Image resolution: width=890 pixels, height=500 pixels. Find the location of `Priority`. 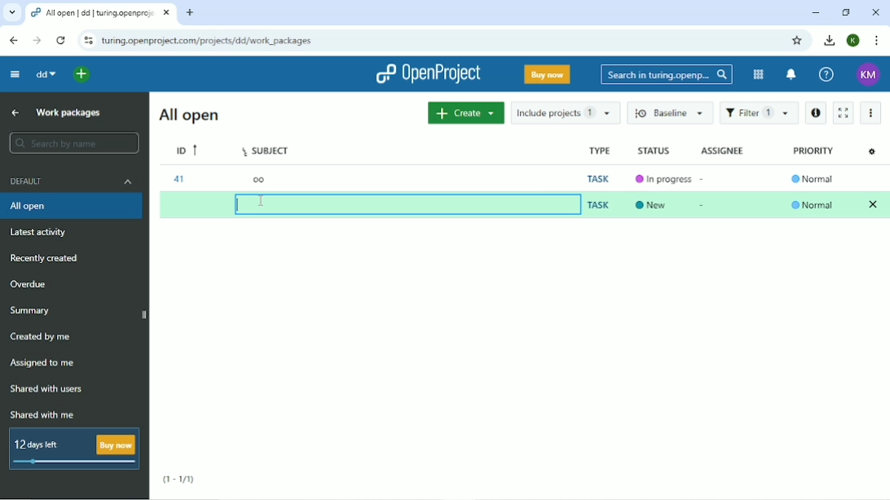

Priority is located at coordinates (814, 151).